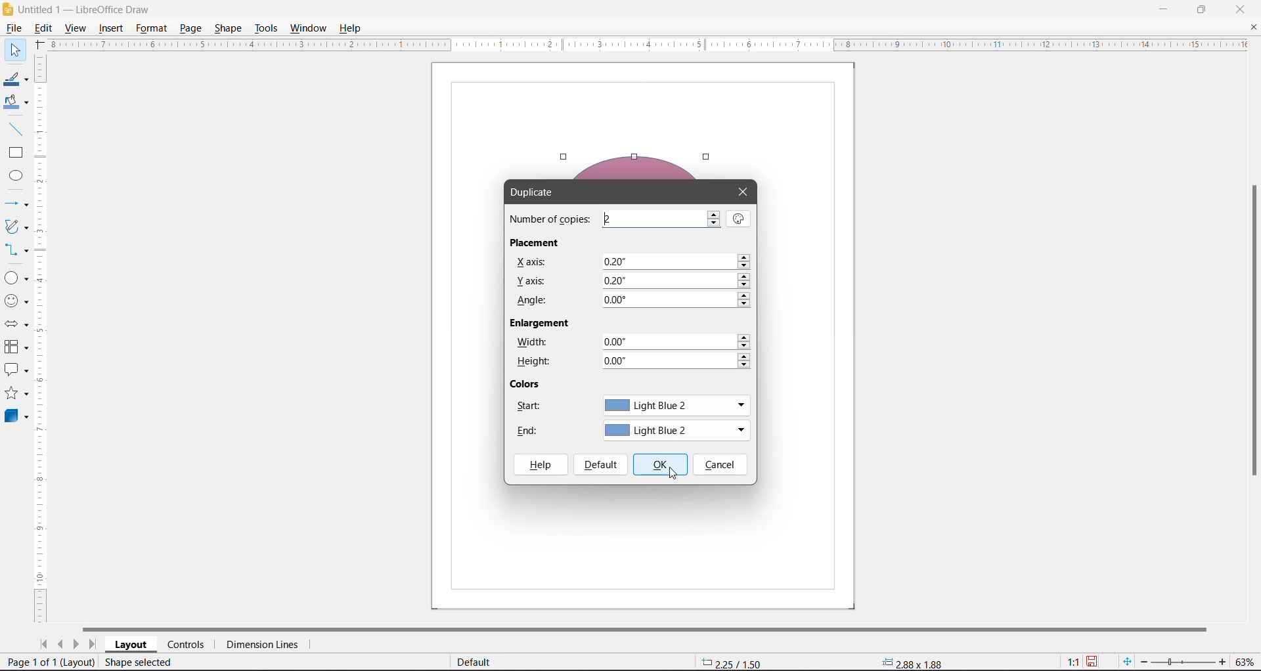 The height and width of the screenshot is (671, 1261). What do you see at coordinates (141, 662) in the screenshot?
I see `Shape selected` at bounding box center [141, 662].